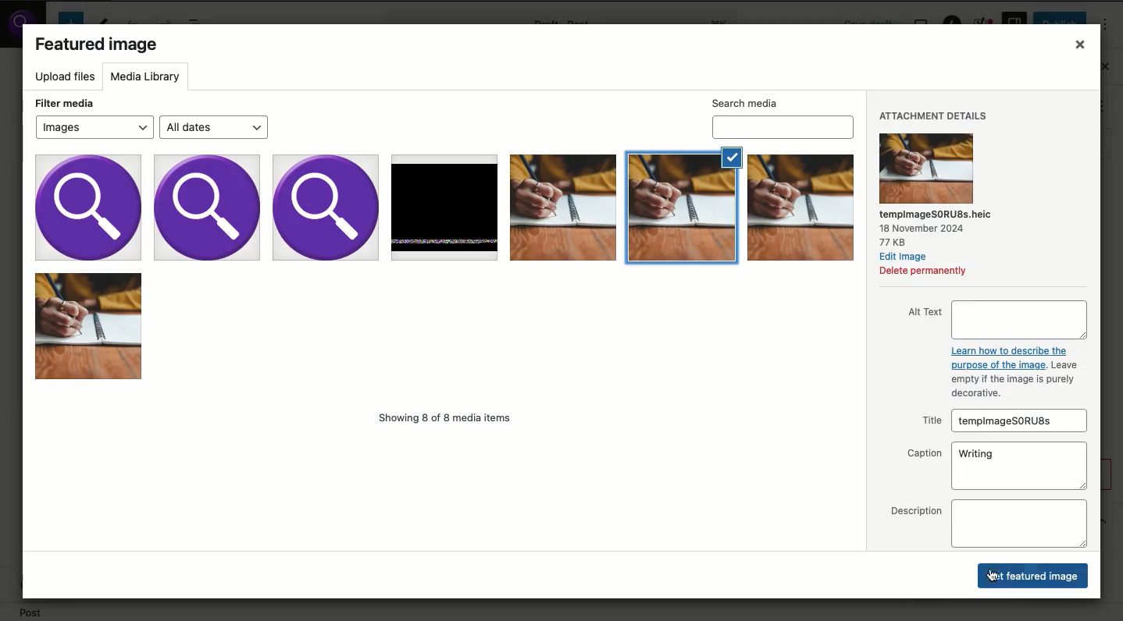 This screenshot has width=1123, height=621. What do you see at coordinates (936, 118) in the screenshot?
I see `Attachment details` at bounding box center [936, 118].